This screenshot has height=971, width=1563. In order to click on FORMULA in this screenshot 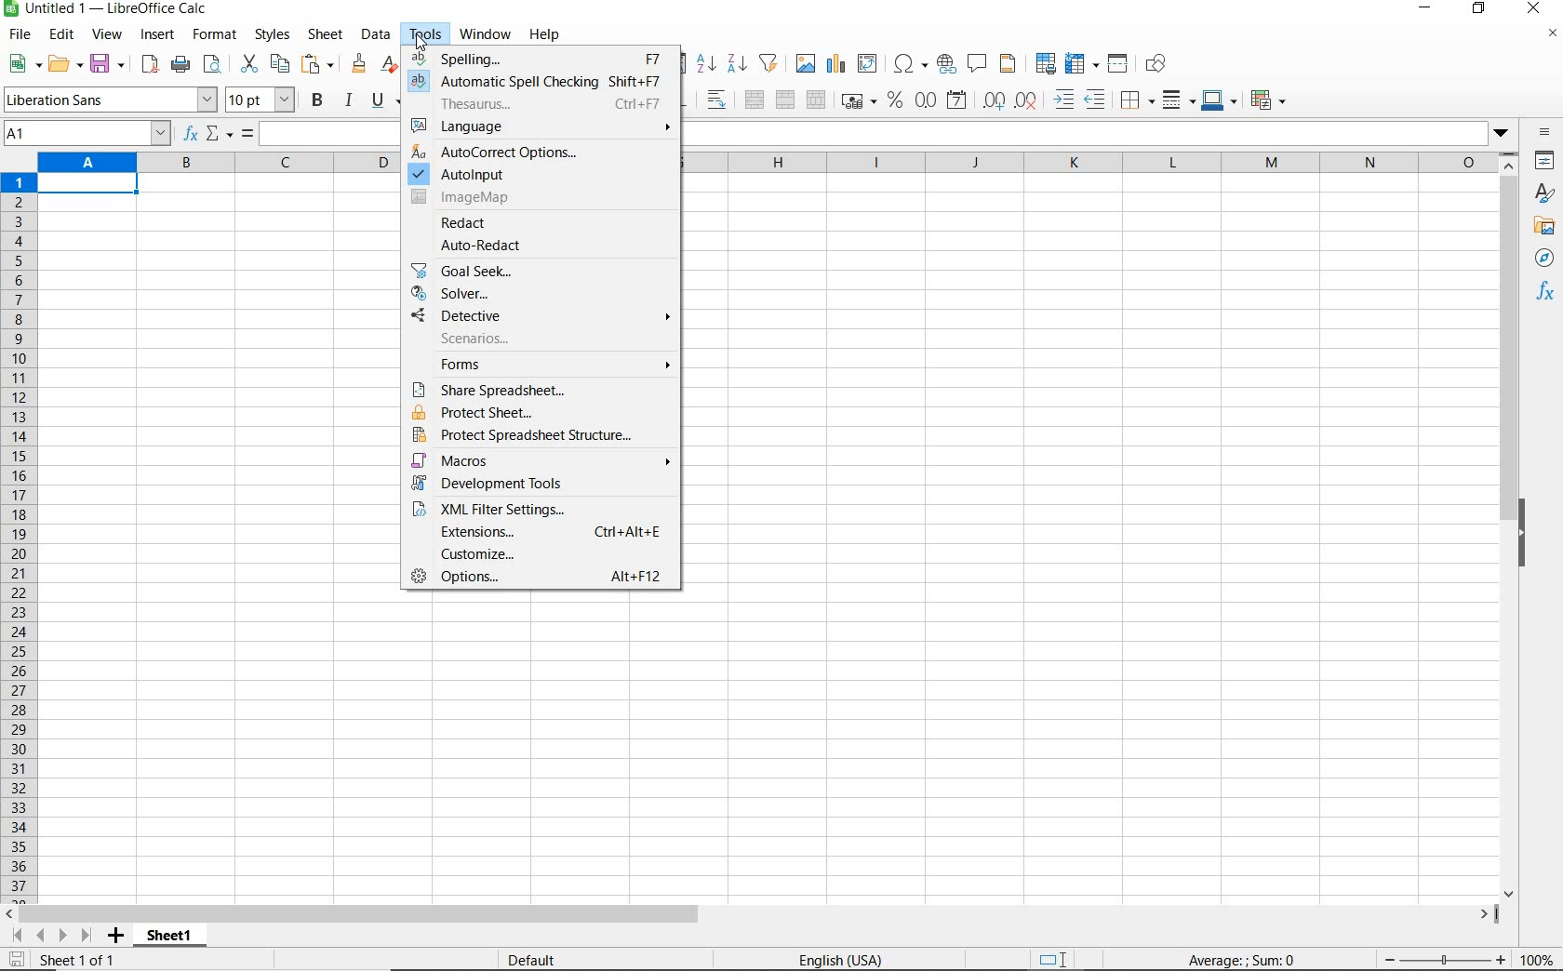, I will do `click(1236, 958)`.